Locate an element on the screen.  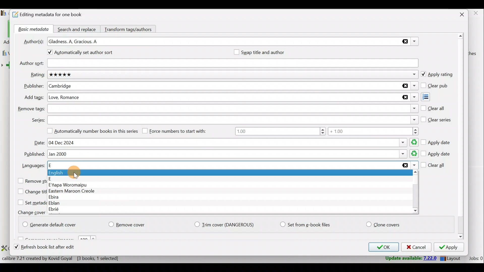
Date: is located at coordinates (40, 143).